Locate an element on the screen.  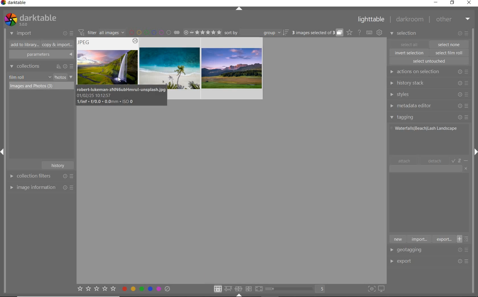
collections is located at coordinates (41, 66).